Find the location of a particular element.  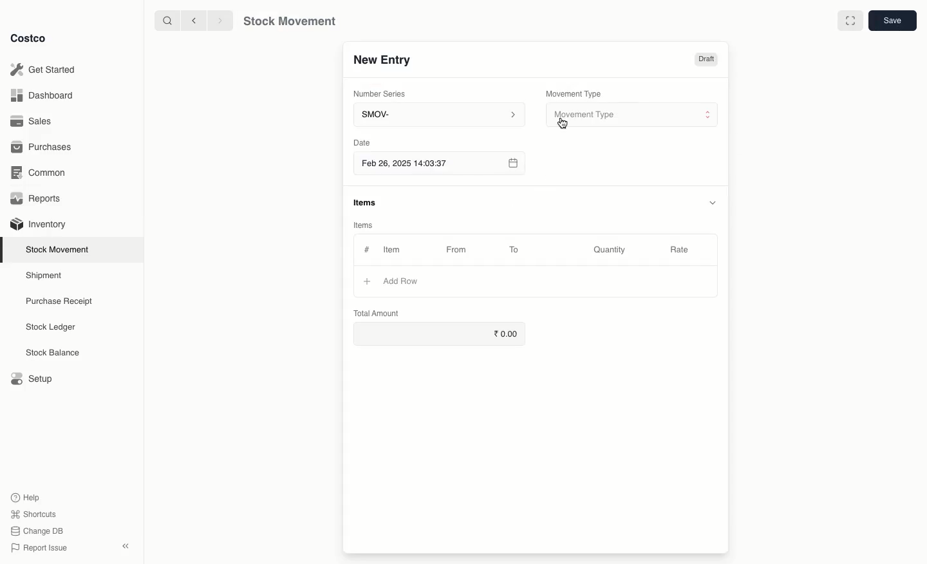

Sales is located at coordinates (33, 120).